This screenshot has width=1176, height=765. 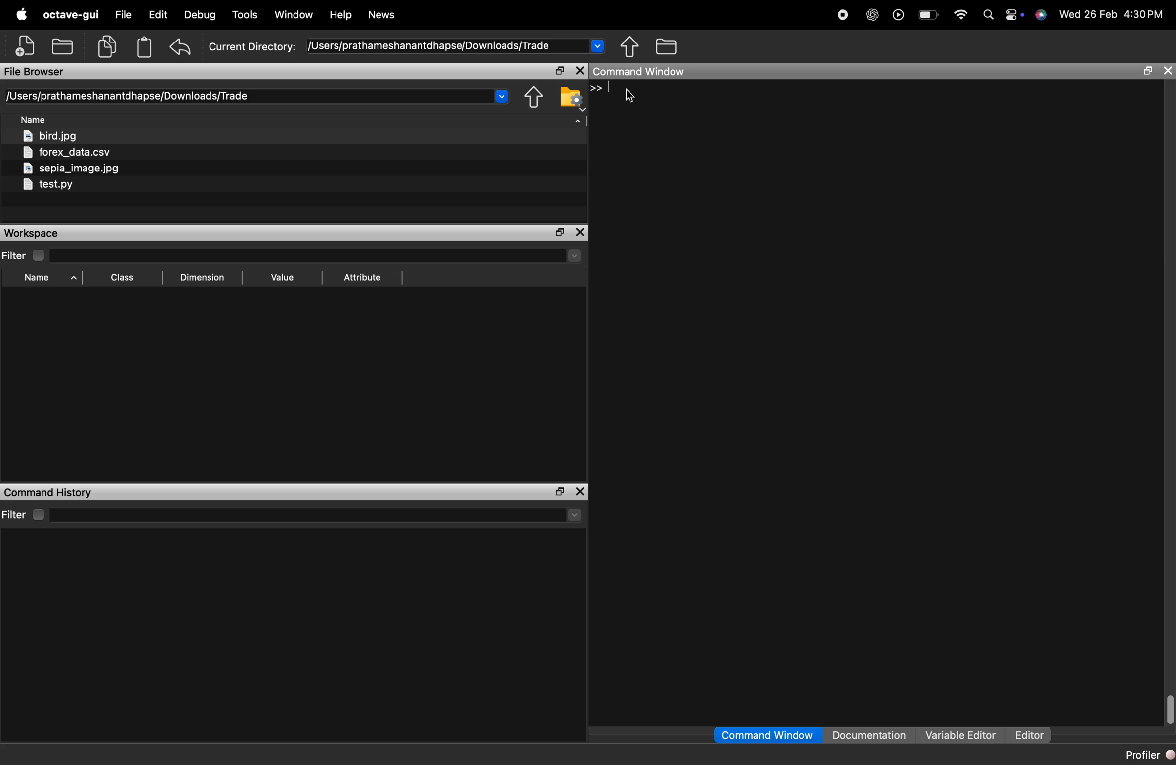 I want to click on  forex_data.csv, so click(x=66, y=152).